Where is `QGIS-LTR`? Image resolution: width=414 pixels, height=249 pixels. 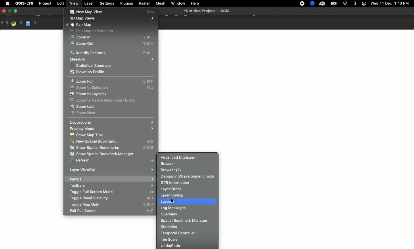 QGIS-LTR is located at coordinates (24, 3).